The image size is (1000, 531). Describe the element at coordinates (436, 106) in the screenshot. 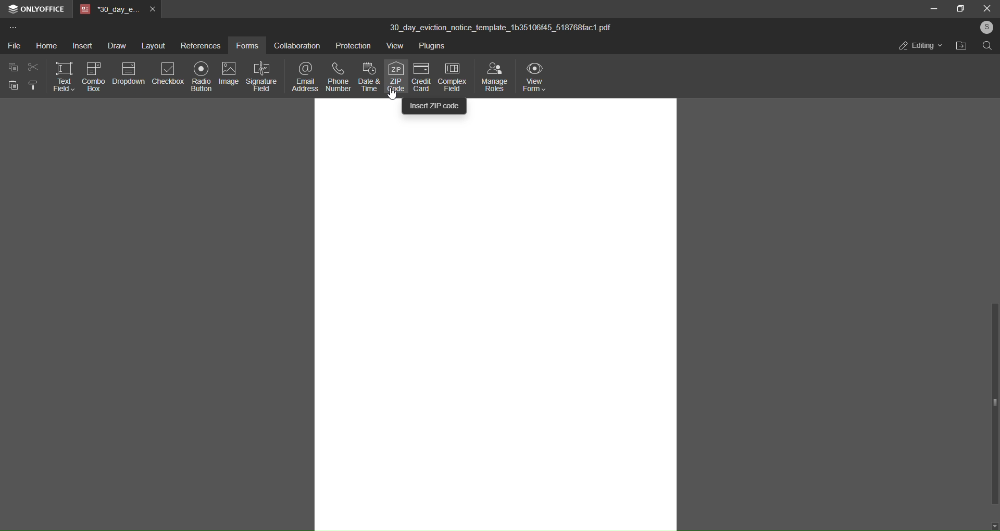

I see `insert zip code` at that location.